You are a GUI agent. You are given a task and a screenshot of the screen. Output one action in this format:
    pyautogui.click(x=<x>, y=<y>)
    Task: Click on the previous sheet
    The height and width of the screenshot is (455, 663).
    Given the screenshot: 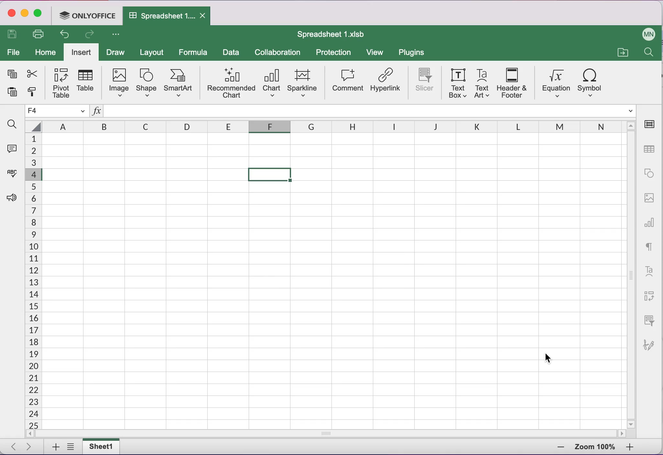 What is the action you would take?
    pyautogui.click(x=10, y=447)
    